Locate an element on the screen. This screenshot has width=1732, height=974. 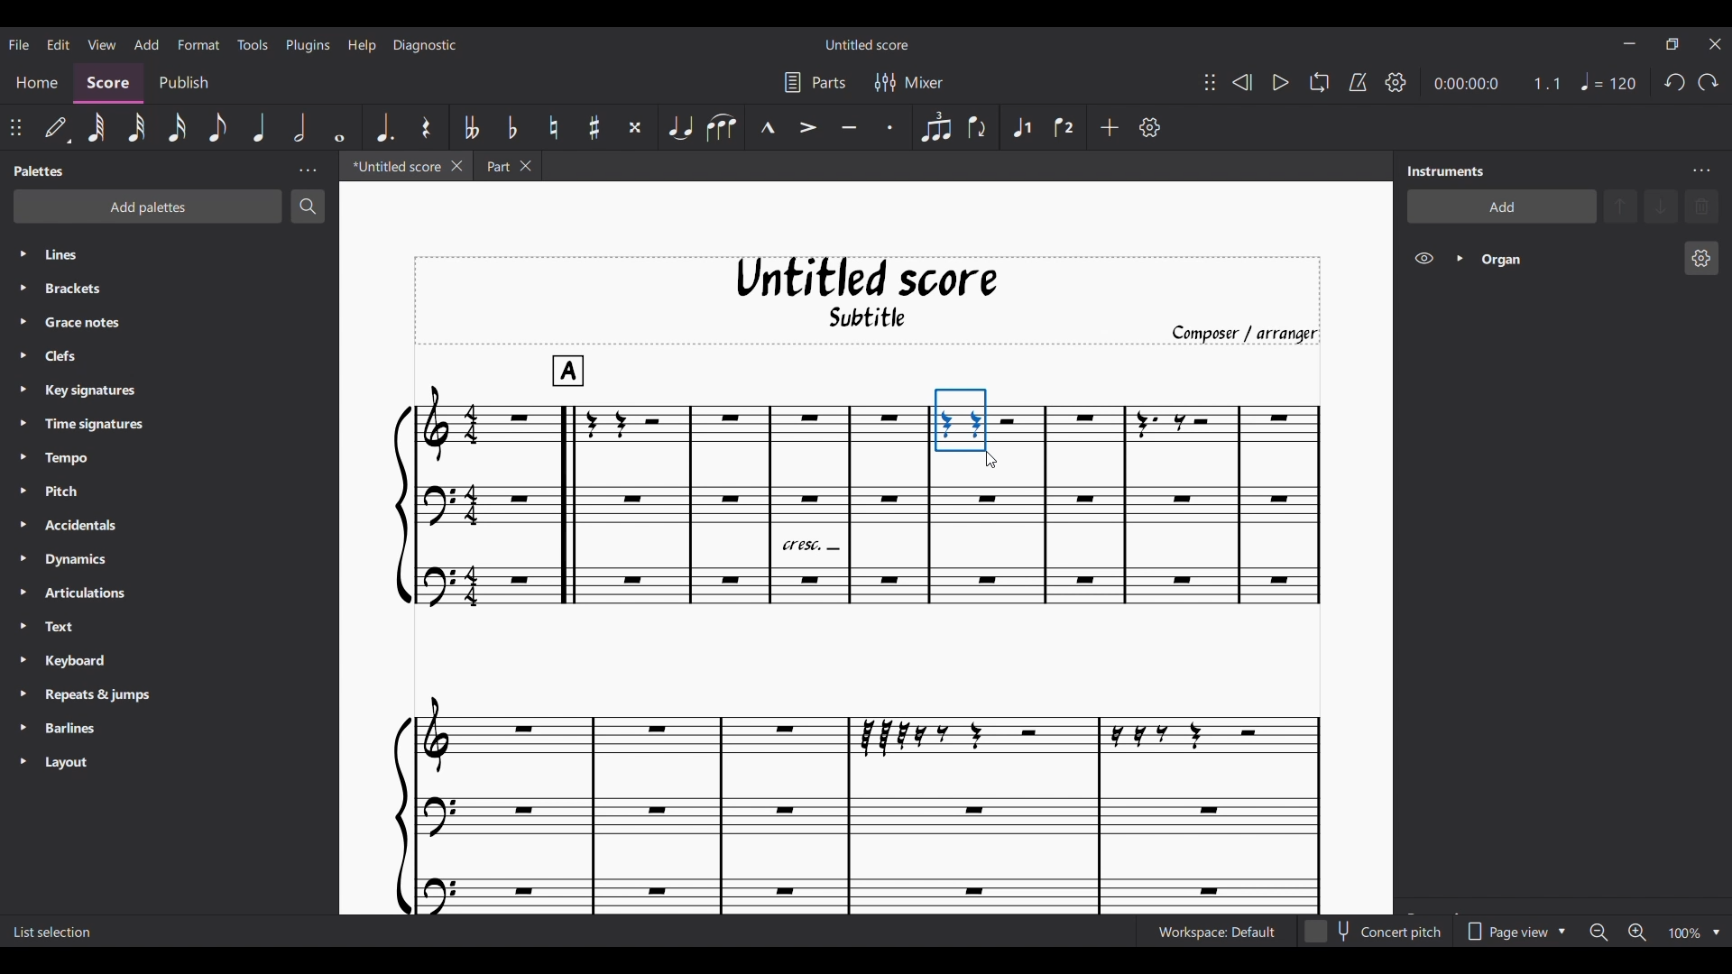
Toggle flat is located at coordinates (511, 127).